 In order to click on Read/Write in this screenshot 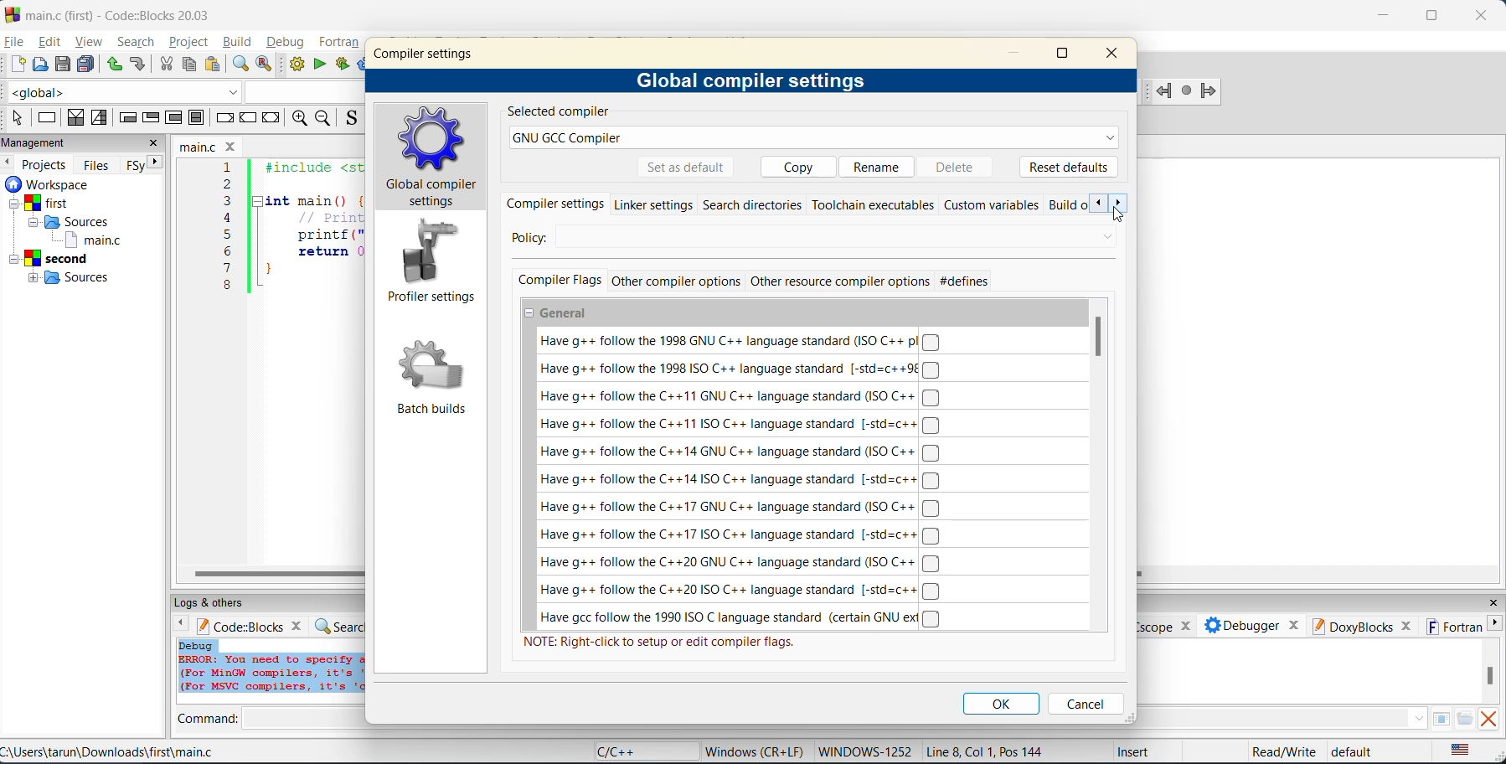, I will do `click(1282, 751)`.